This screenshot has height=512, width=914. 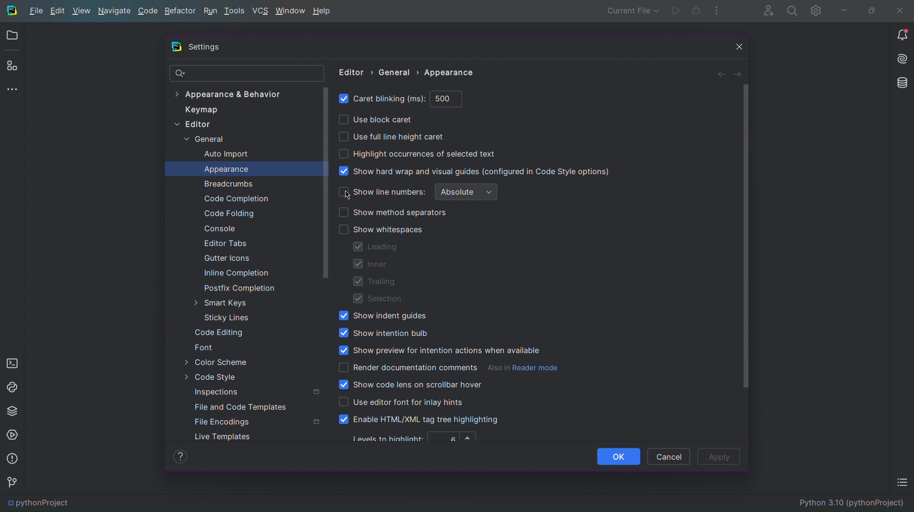 I want to click on Live Templates, so click(x=222, y=437).